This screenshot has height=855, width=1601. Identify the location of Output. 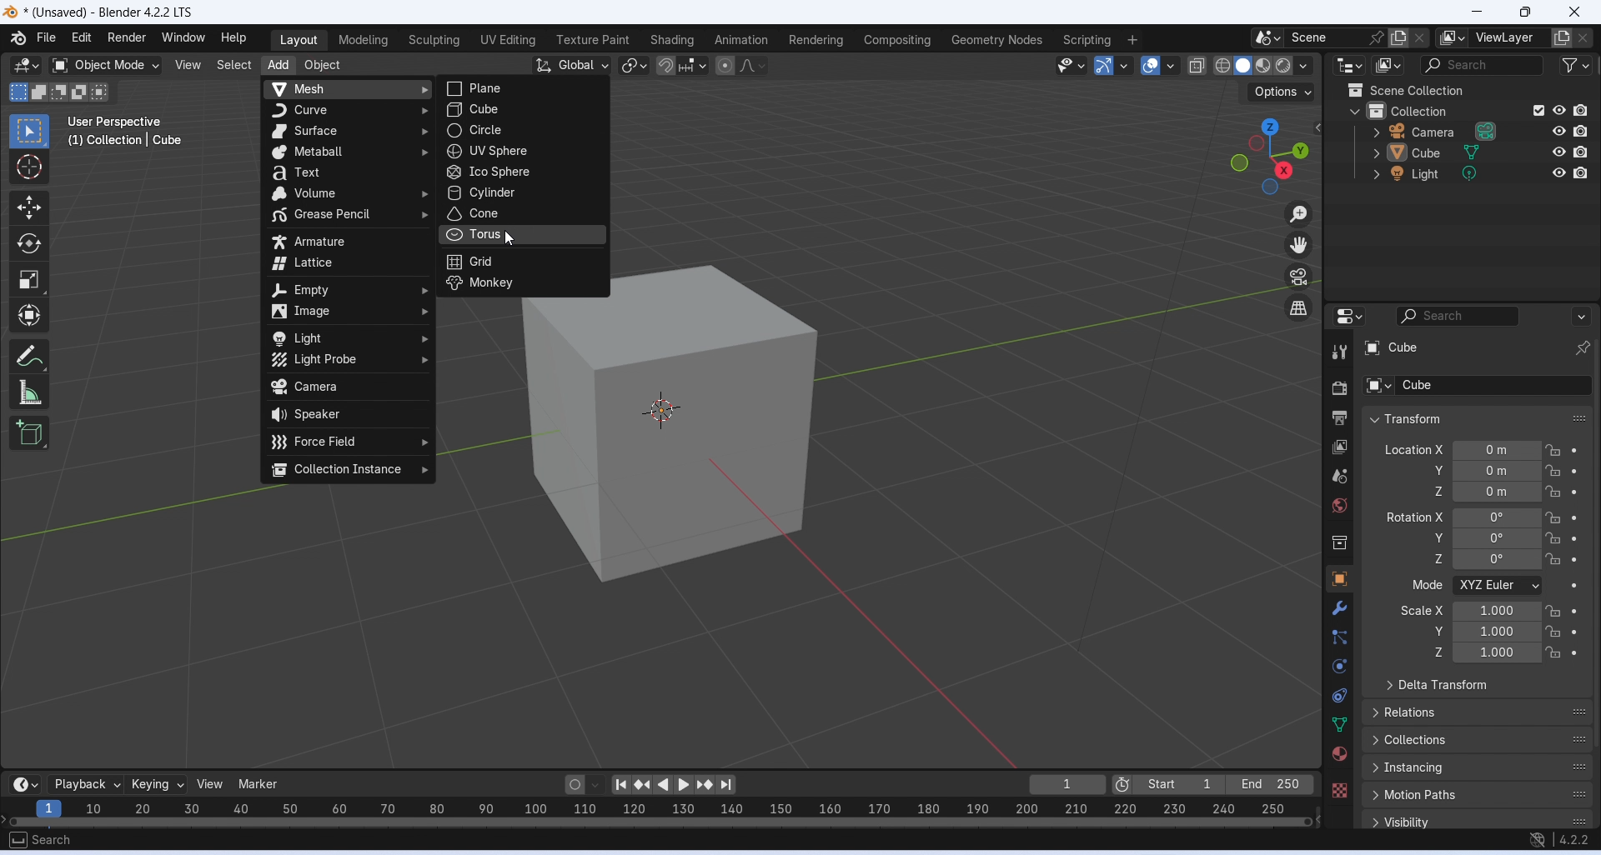
(1338, 418).